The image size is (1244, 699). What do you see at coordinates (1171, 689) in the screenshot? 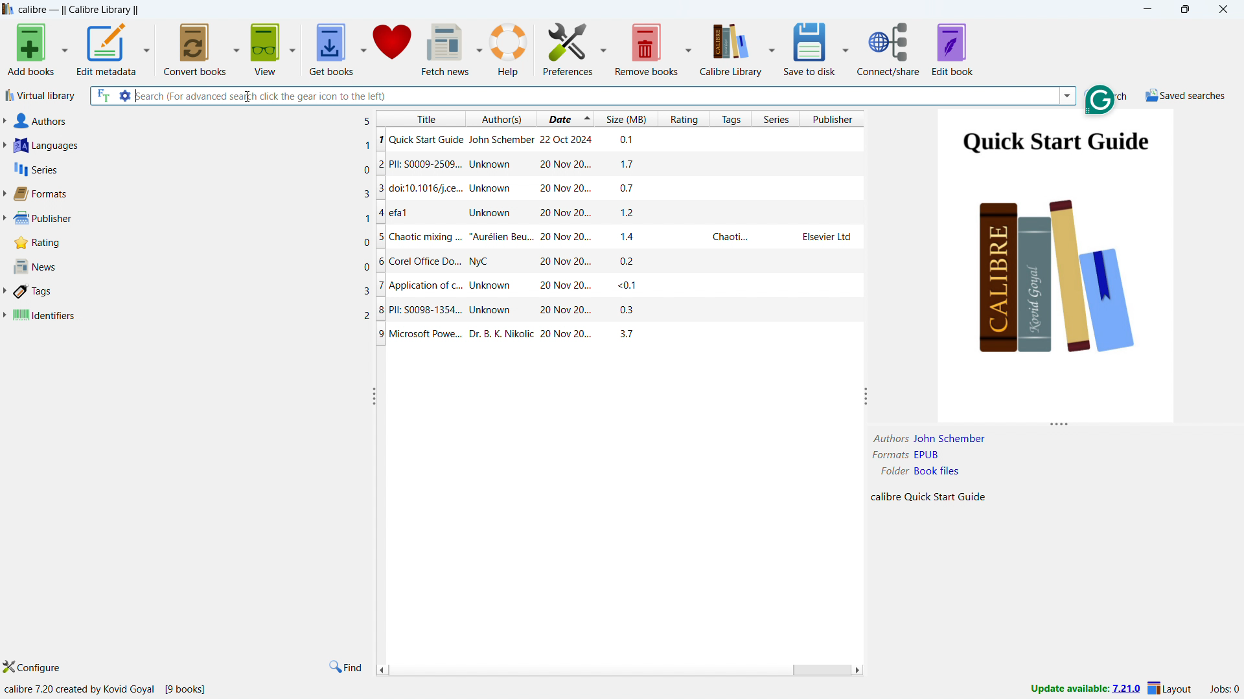
I see `layout` at bounding box center [1171, 689].